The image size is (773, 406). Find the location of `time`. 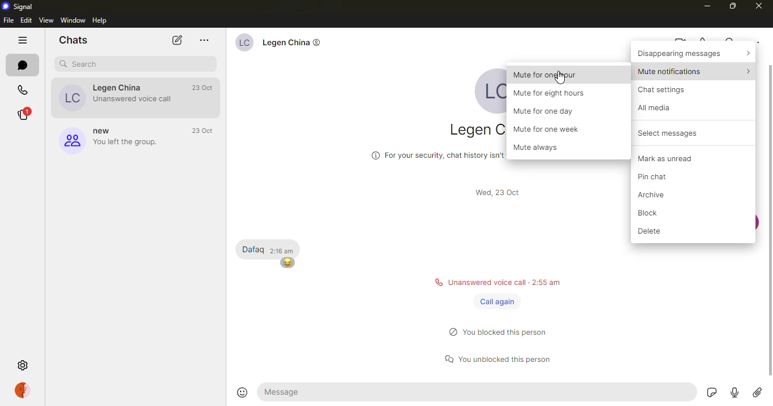

time is located at coordinates (205, 87).